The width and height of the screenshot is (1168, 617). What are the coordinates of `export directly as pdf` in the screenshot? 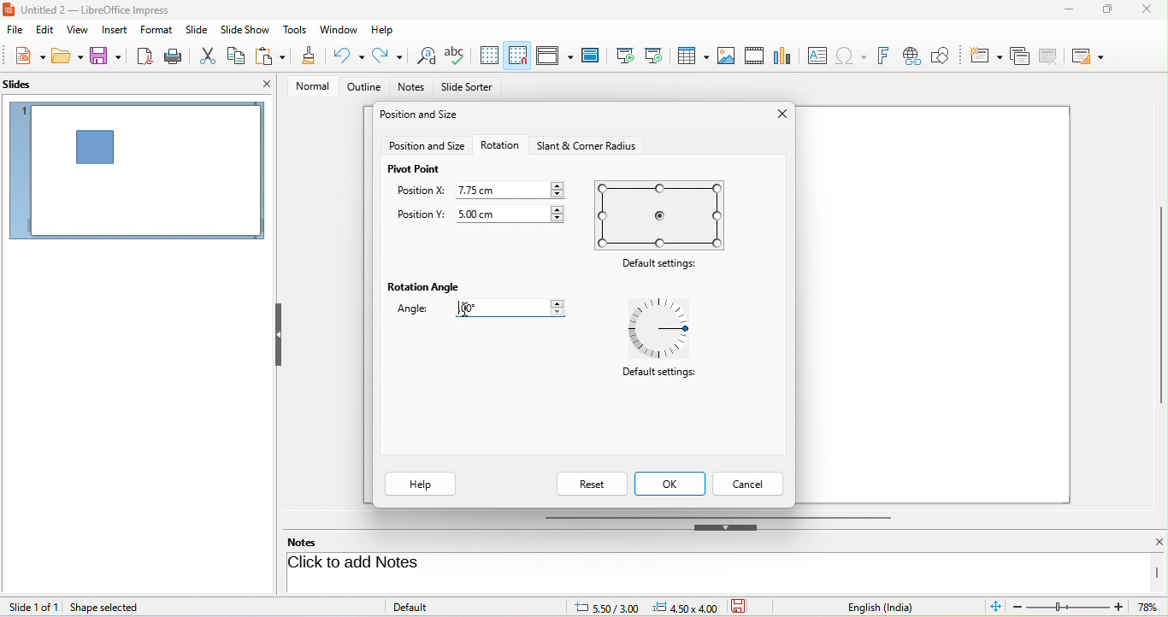 It's located at (146, 56).